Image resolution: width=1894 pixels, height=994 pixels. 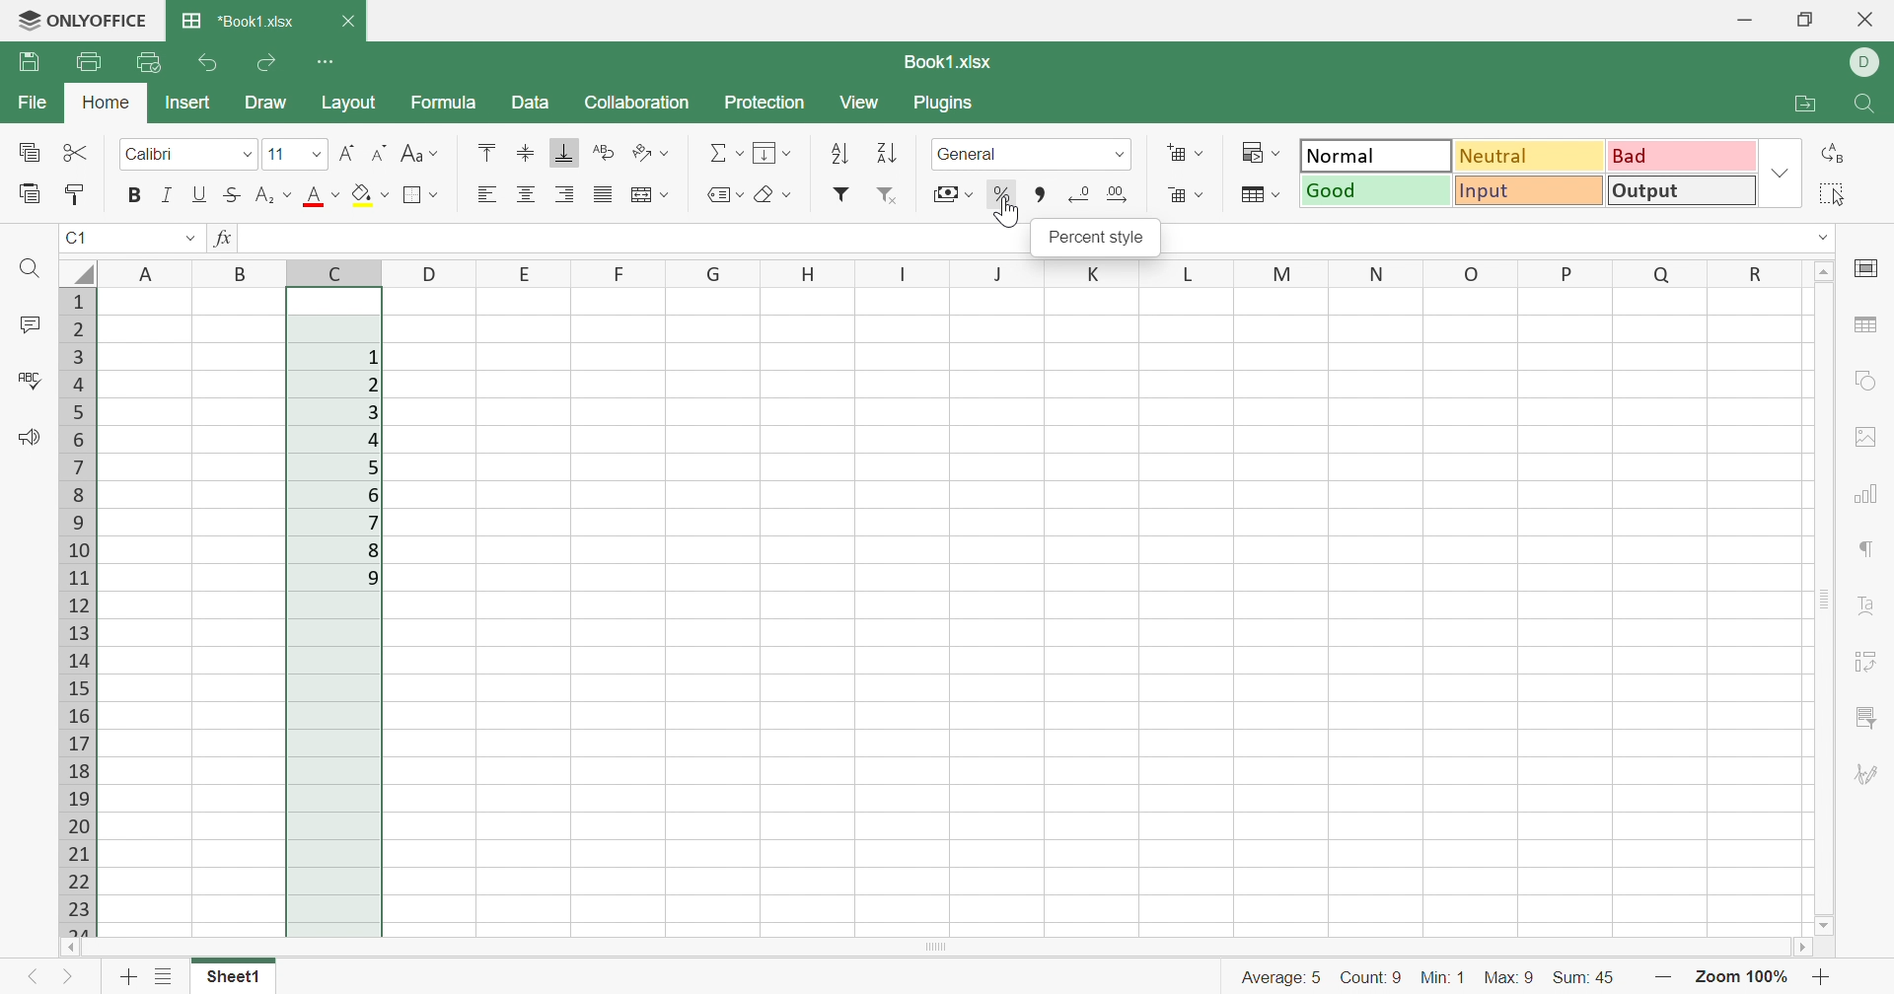 I want to click on fx, so click(x=224, y=240).